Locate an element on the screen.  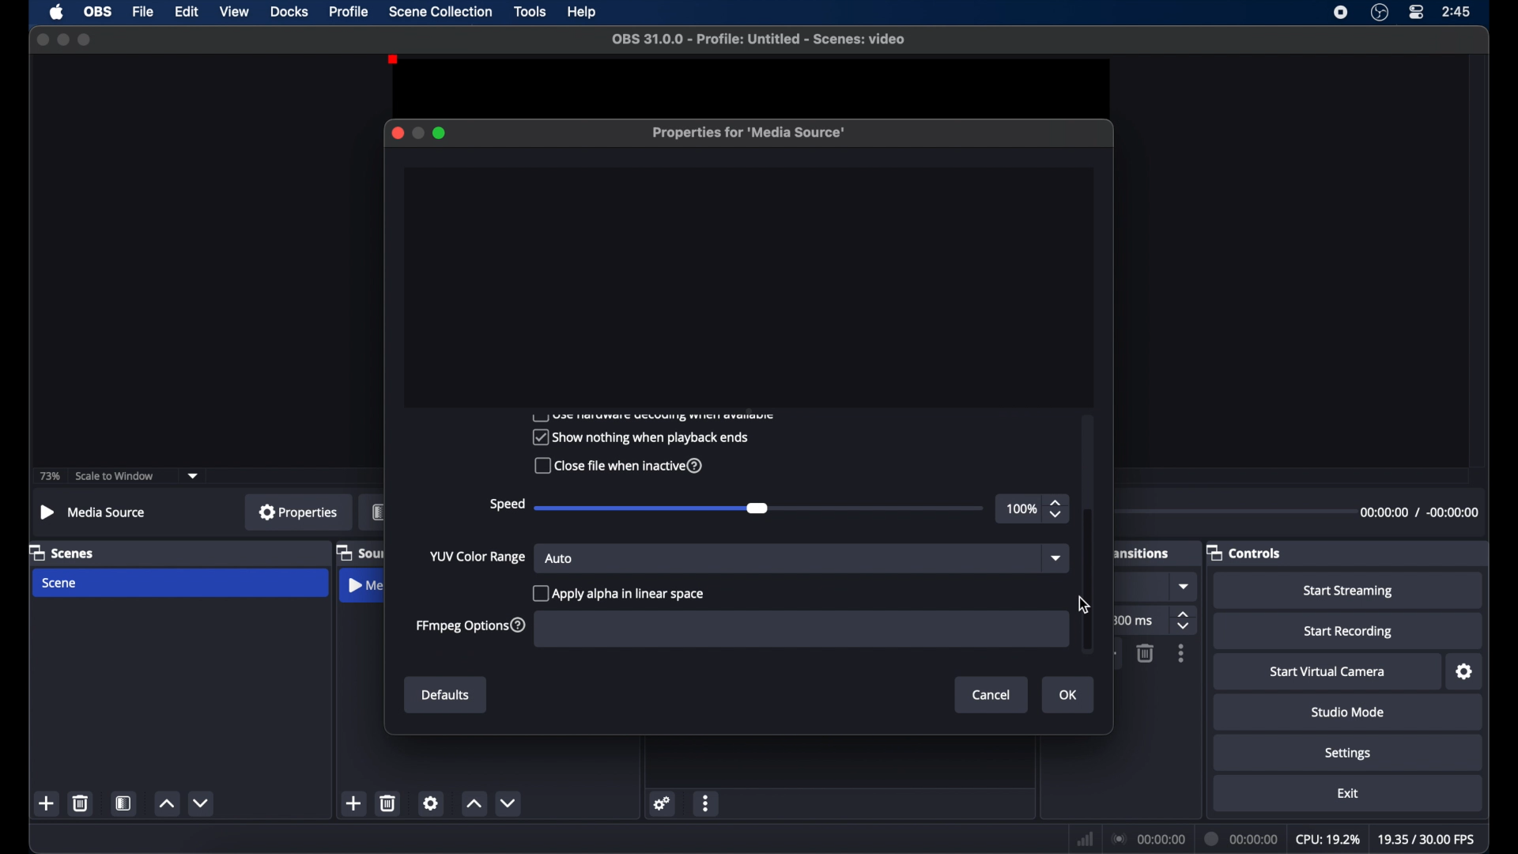
media source is located at coordinates (364, 588).